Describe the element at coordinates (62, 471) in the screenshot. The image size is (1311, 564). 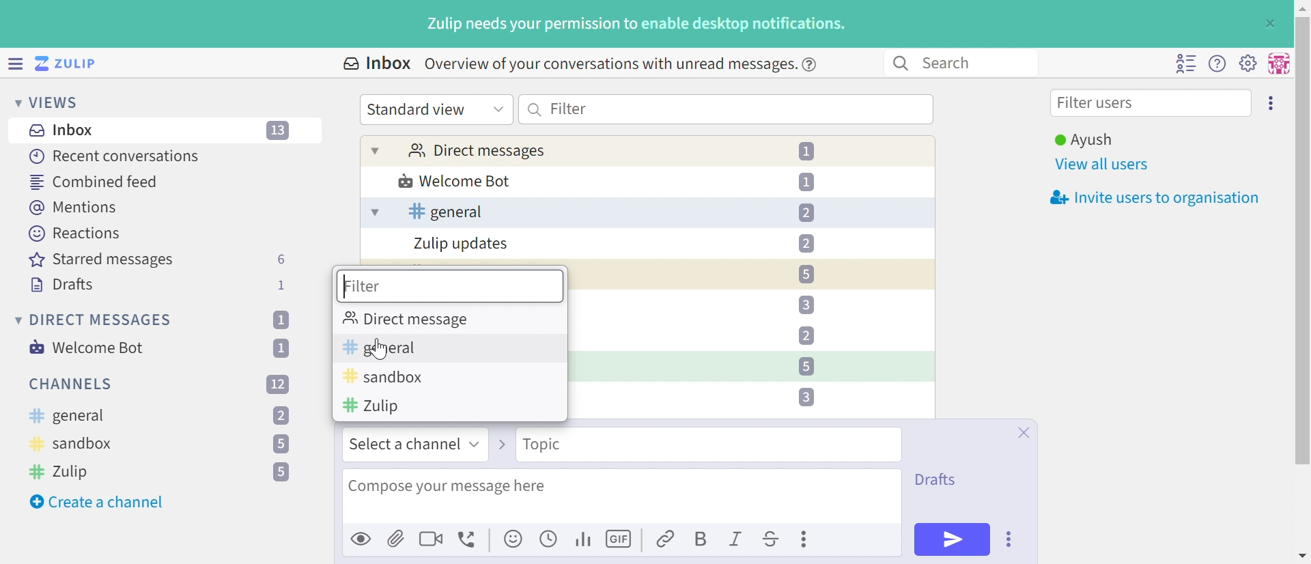
I see `Zulip` at that location.